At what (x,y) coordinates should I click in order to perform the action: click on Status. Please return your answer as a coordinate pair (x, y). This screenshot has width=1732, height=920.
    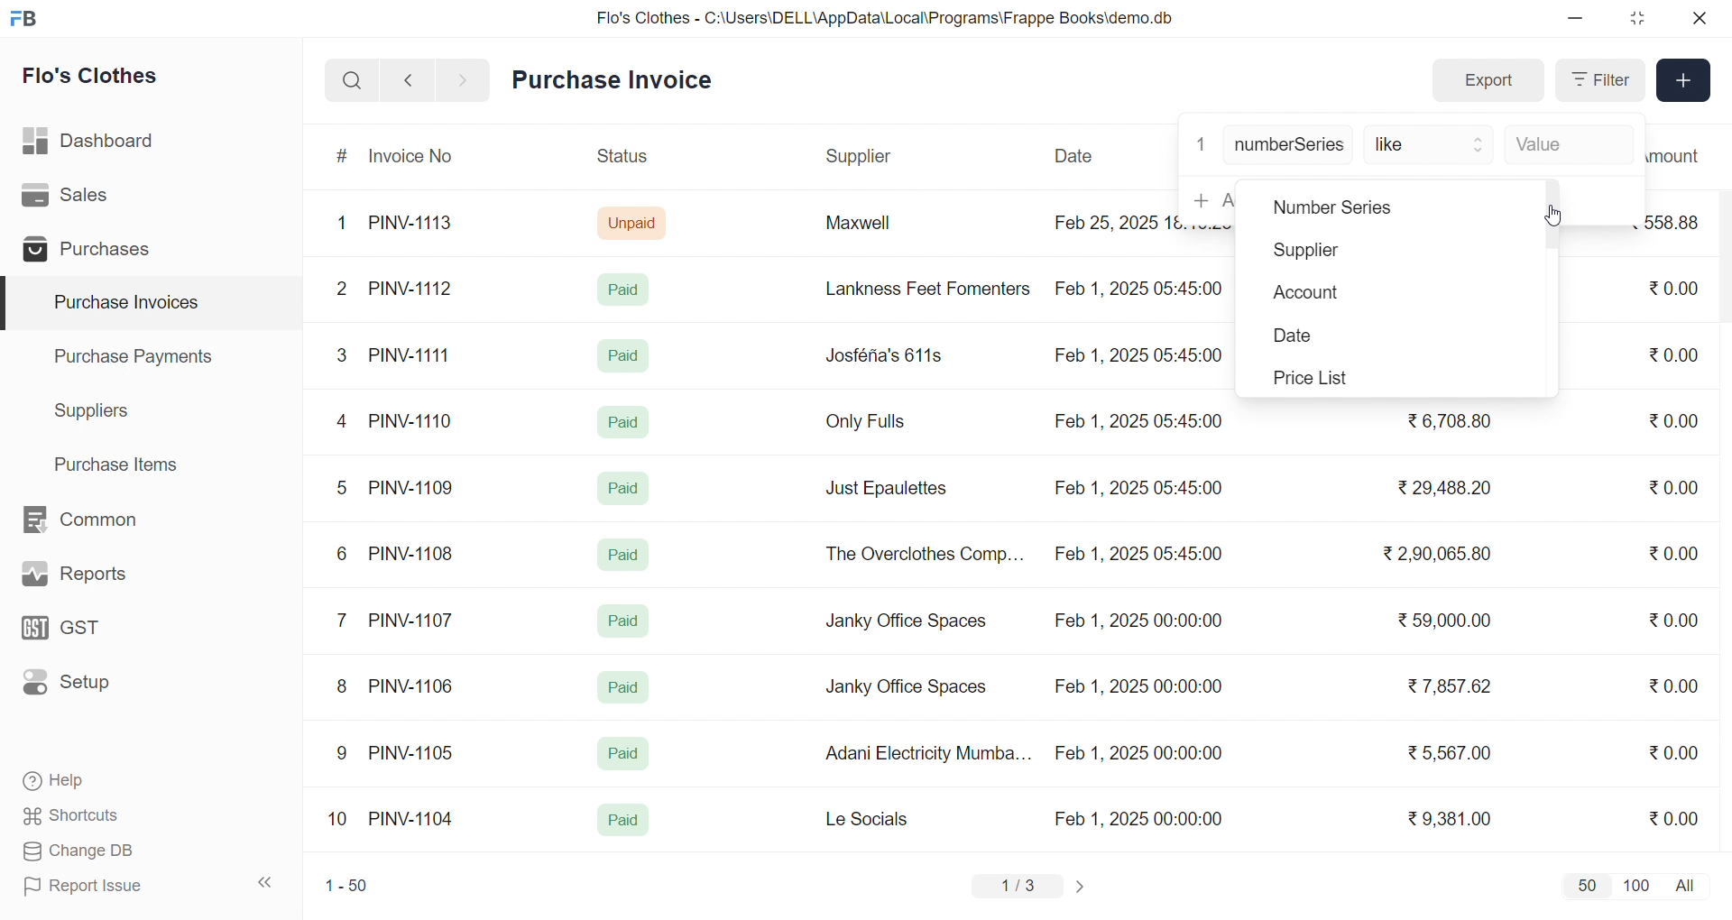
    Looking at the image, I should click on (621, 159).